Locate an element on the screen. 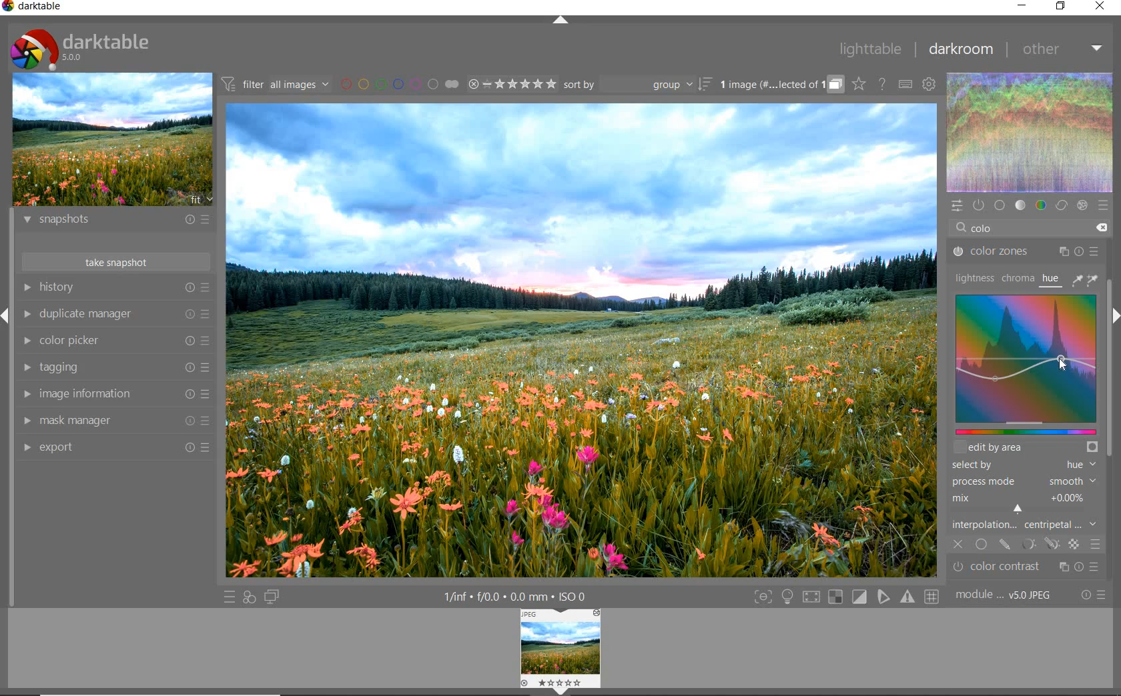  interpolation is located at coordinates (1025, 525).